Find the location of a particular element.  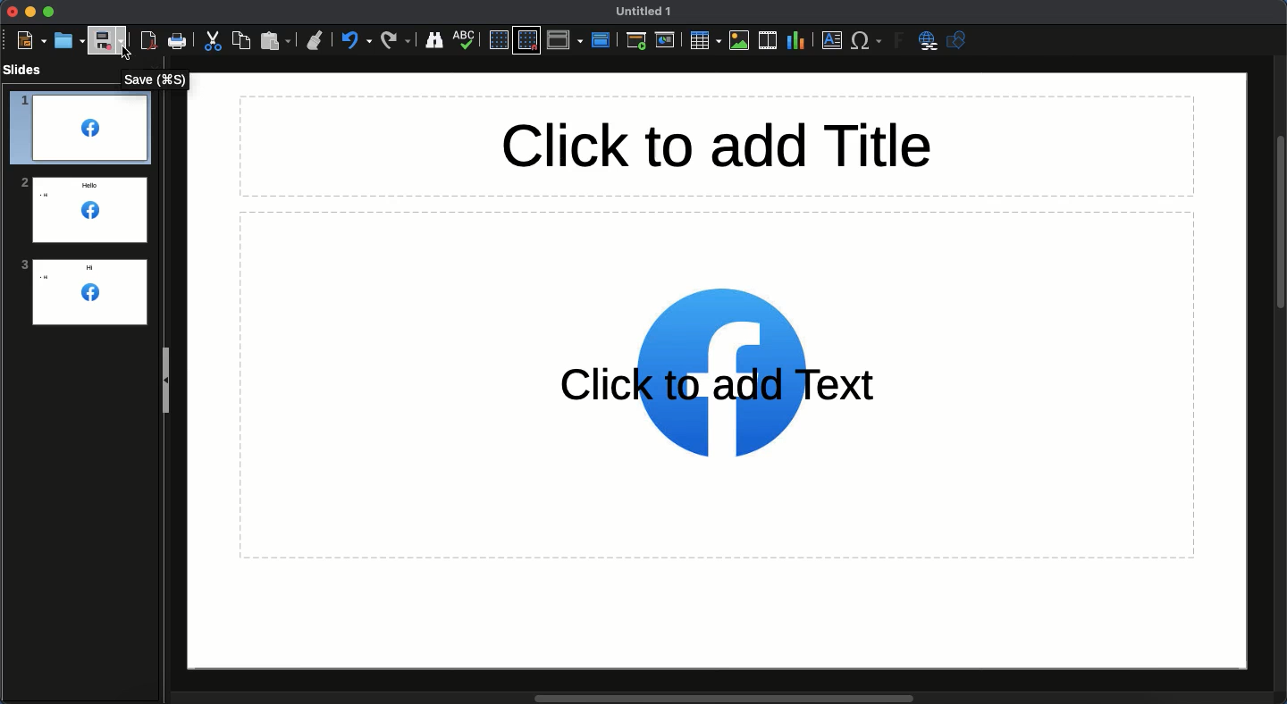

Display views is located at coordinates (565, 40).